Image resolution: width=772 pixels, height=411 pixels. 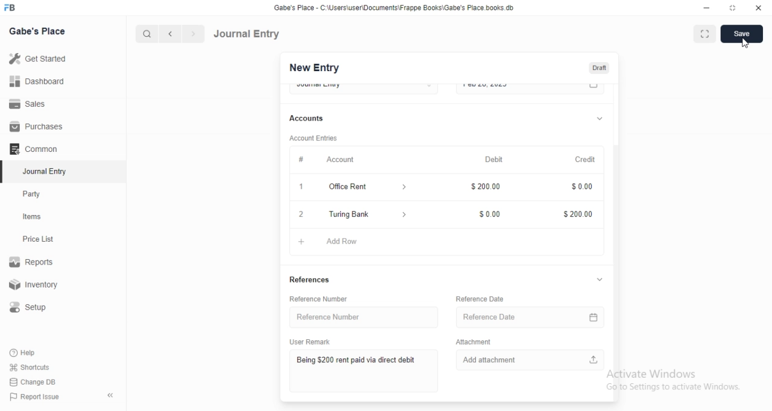 What do you see at coordinates (308, 341) in the screenshot?
I see `User Remark.` at bounding box center [308, 341].